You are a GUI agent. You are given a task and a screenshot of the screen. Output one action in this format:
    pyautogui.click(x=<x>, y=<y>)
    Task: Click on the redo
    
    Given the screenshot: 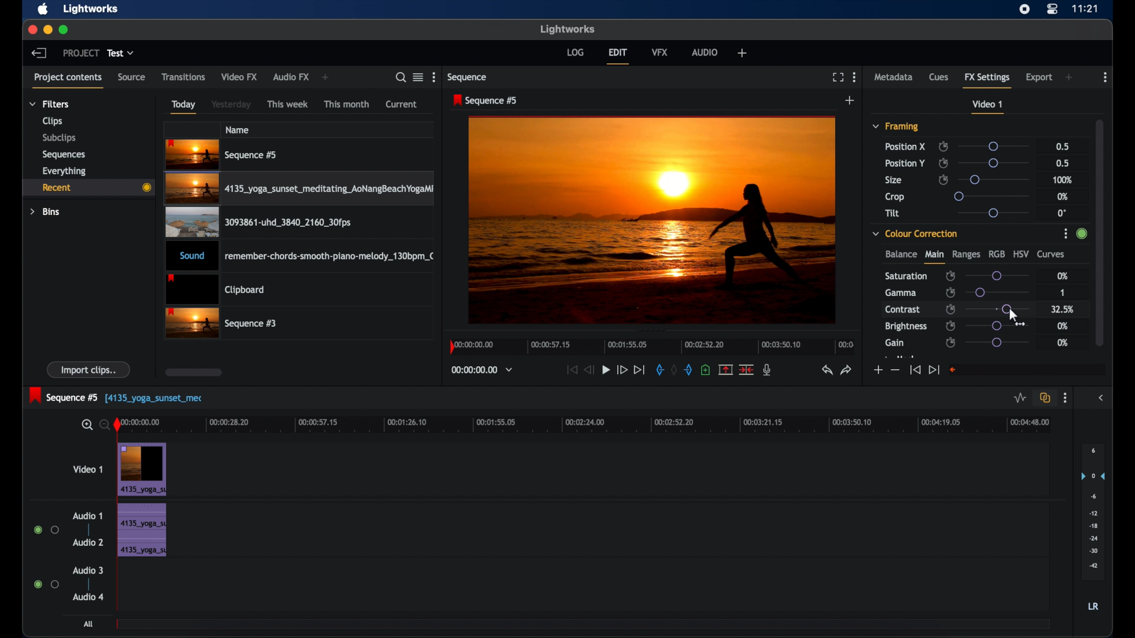 What is the action you would take?
    pyautogui.click(x=847, y=370)
    